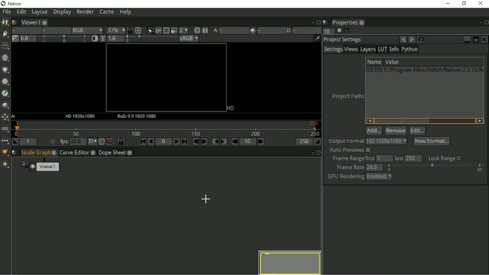 The image size is (489, 275). What do you see at coordinates (45, 165) in the screenshot?
I see `Viewer1` at bounding box center [45, 165].